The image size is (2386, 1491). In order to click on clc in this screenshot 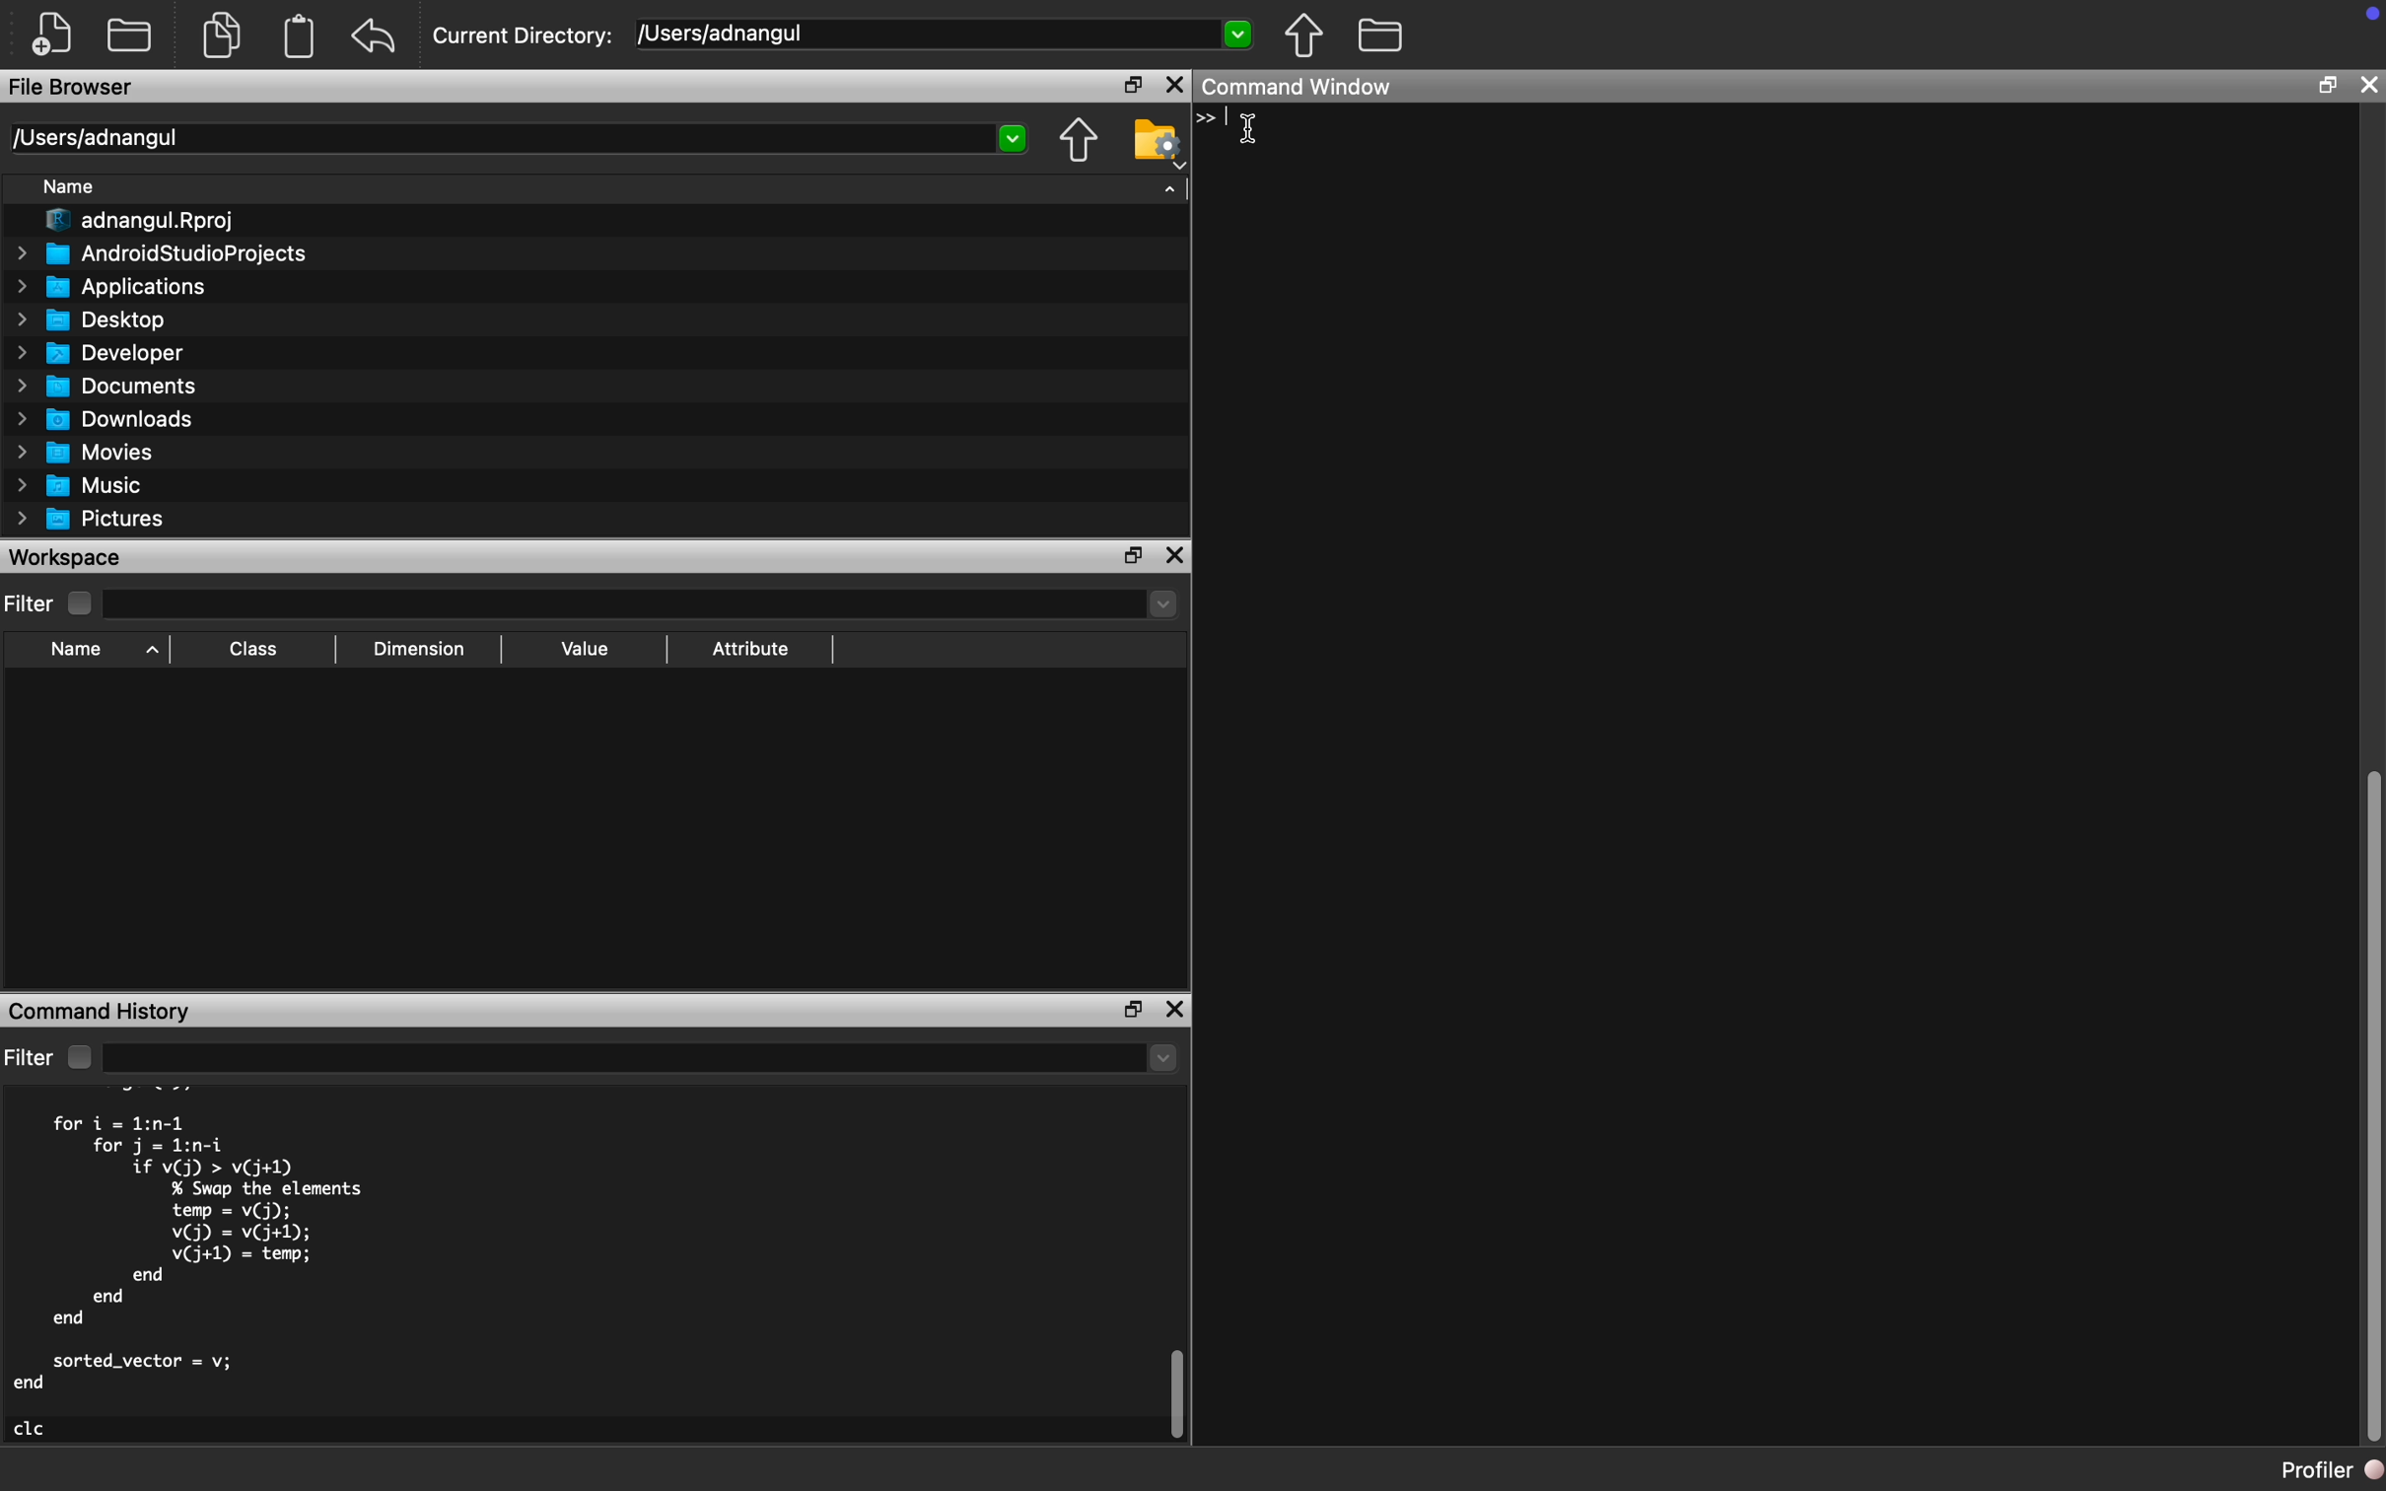, I will do `click(31, 1429)`.